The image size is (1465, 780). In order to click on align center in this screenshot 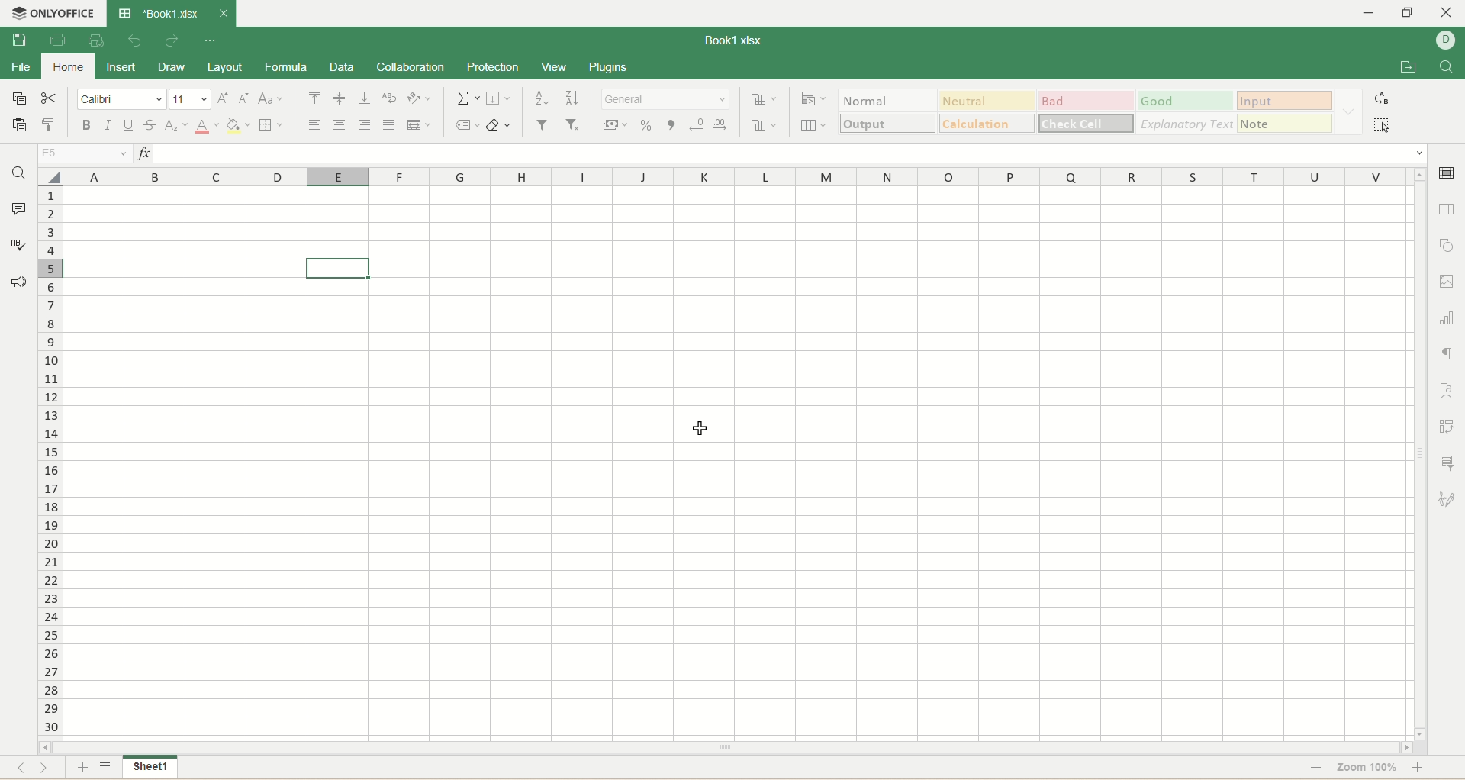, I will do `click(340, 125)`.